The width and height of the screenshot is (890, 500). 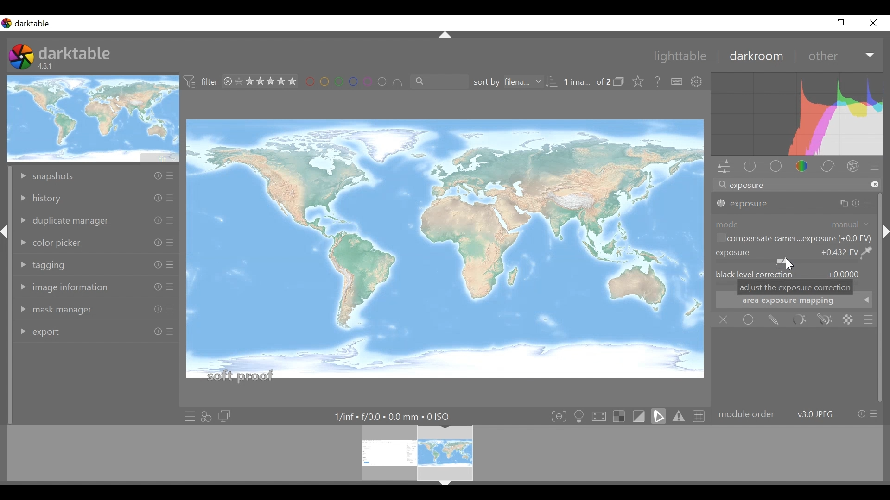 I want to click on , so click(x=153, y=242).